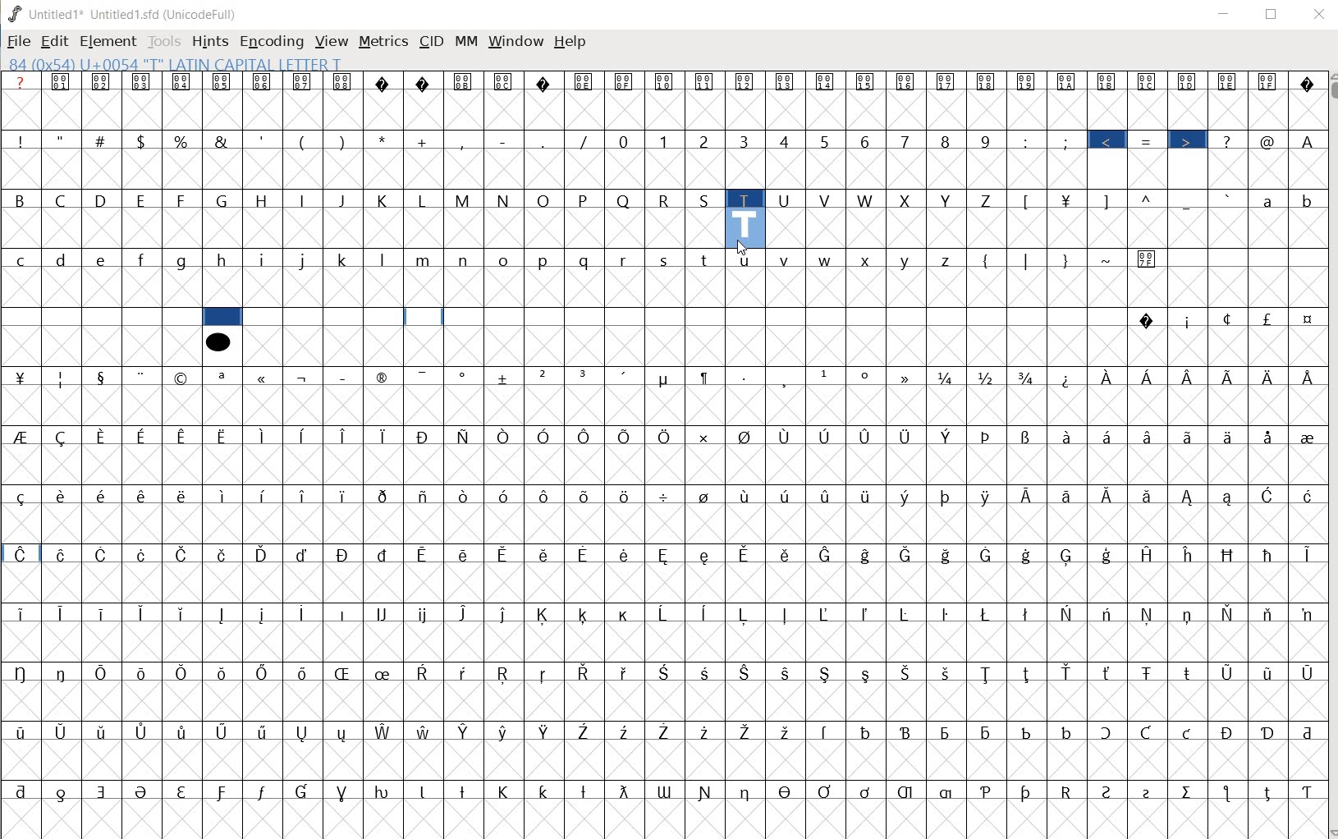 The width and height of the screenshot is (1338, 839). What do you see at coordinates (544, 495) in the screenshot?
I see `Symbol` at bounding box center [544, 495].